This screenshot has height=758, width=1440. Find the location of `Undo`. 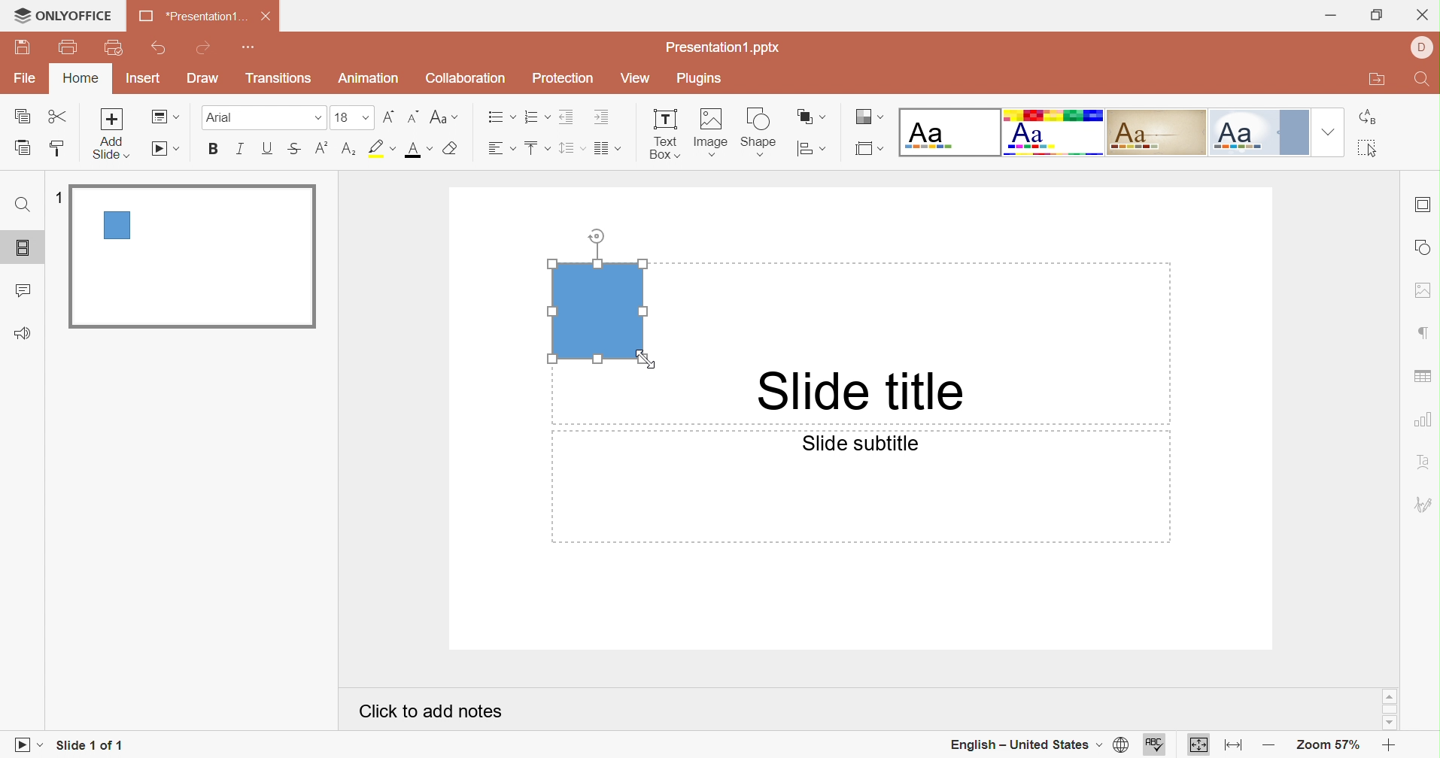

Undo is located at coordinates (160, 48).